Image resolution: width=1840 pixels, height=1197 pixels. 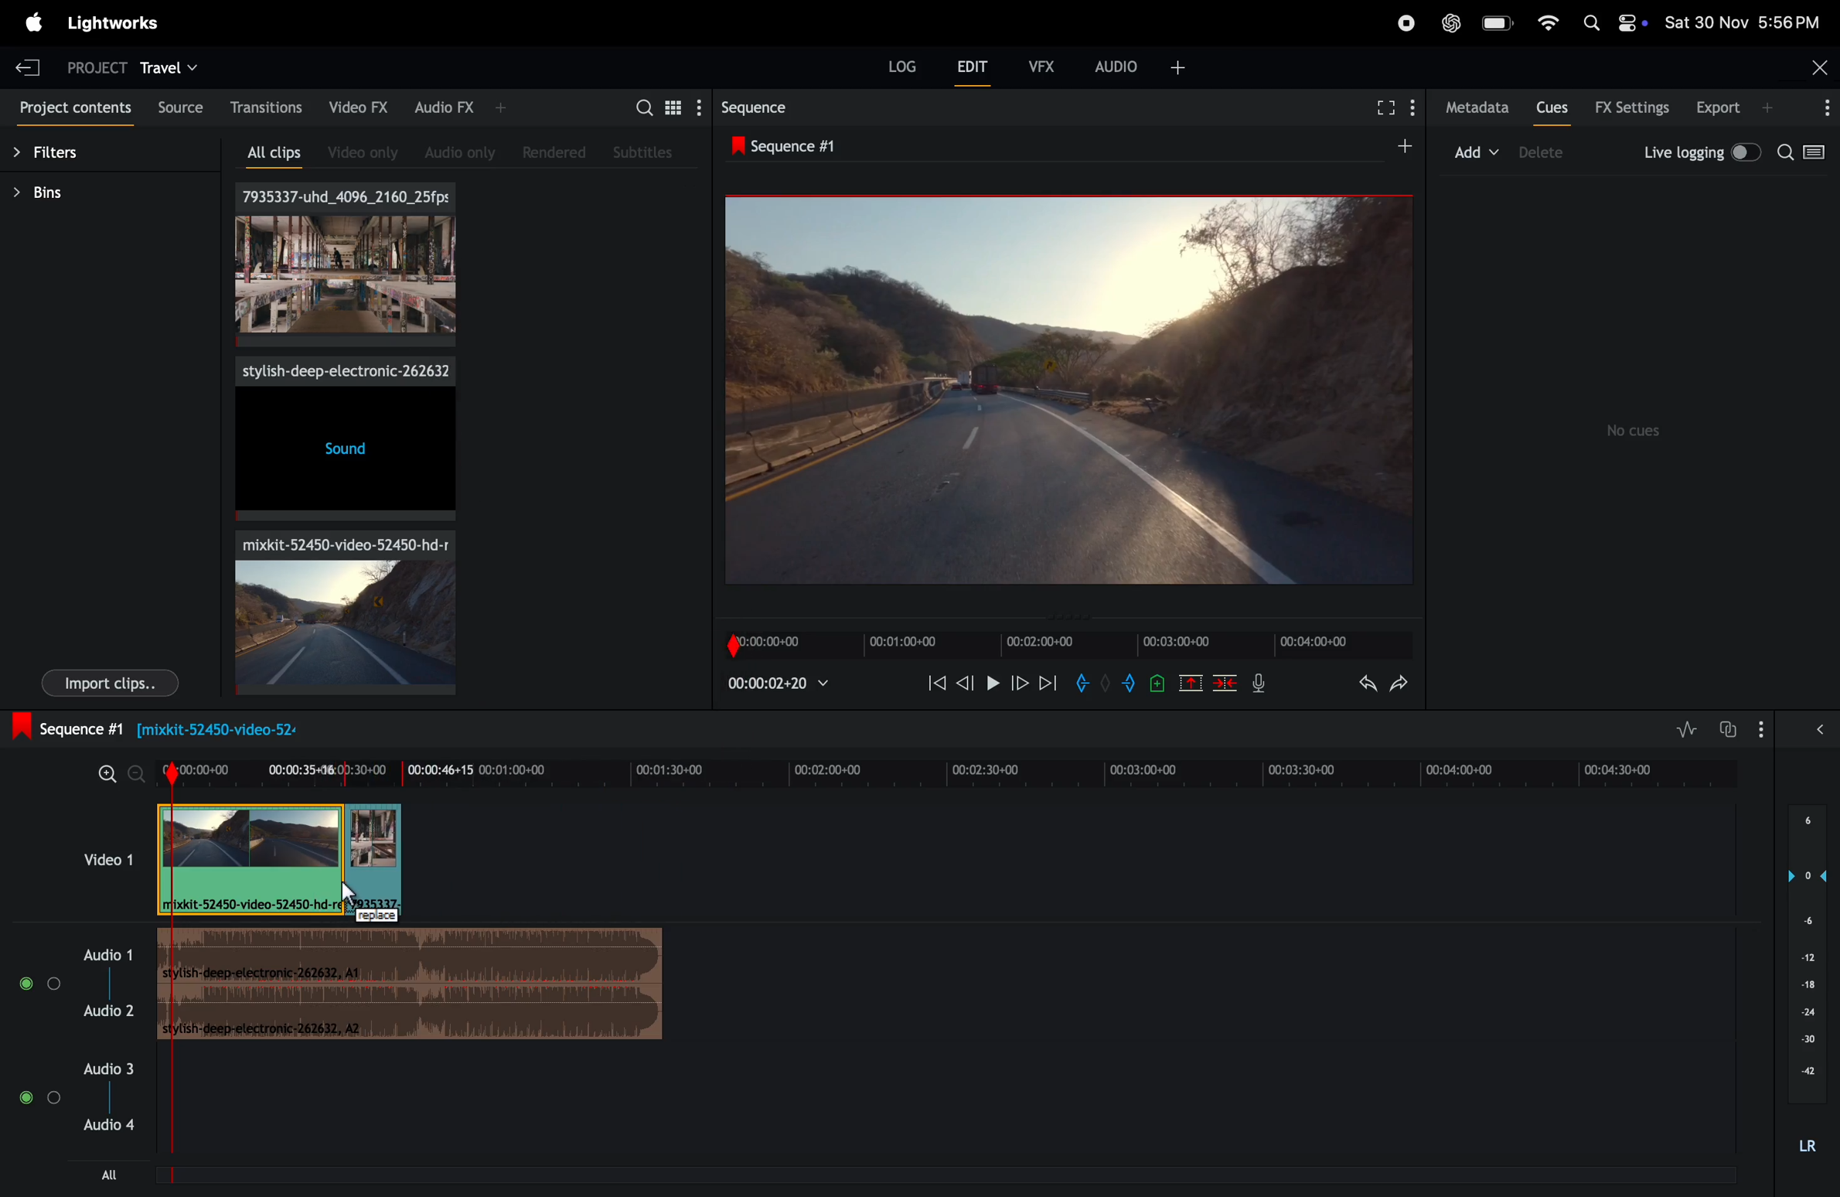 I want to click on audio fx, so click(x=450, y=107).